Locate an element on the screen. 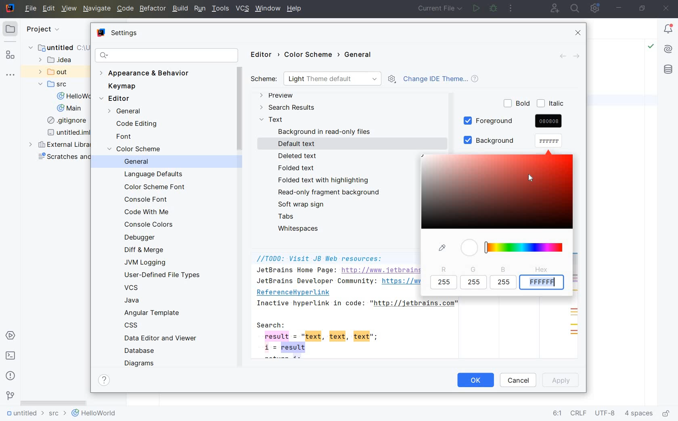 Image resolution: width=678 pixels, height=421 pixels. CODE EDITING is located at coordinates (136, 125).